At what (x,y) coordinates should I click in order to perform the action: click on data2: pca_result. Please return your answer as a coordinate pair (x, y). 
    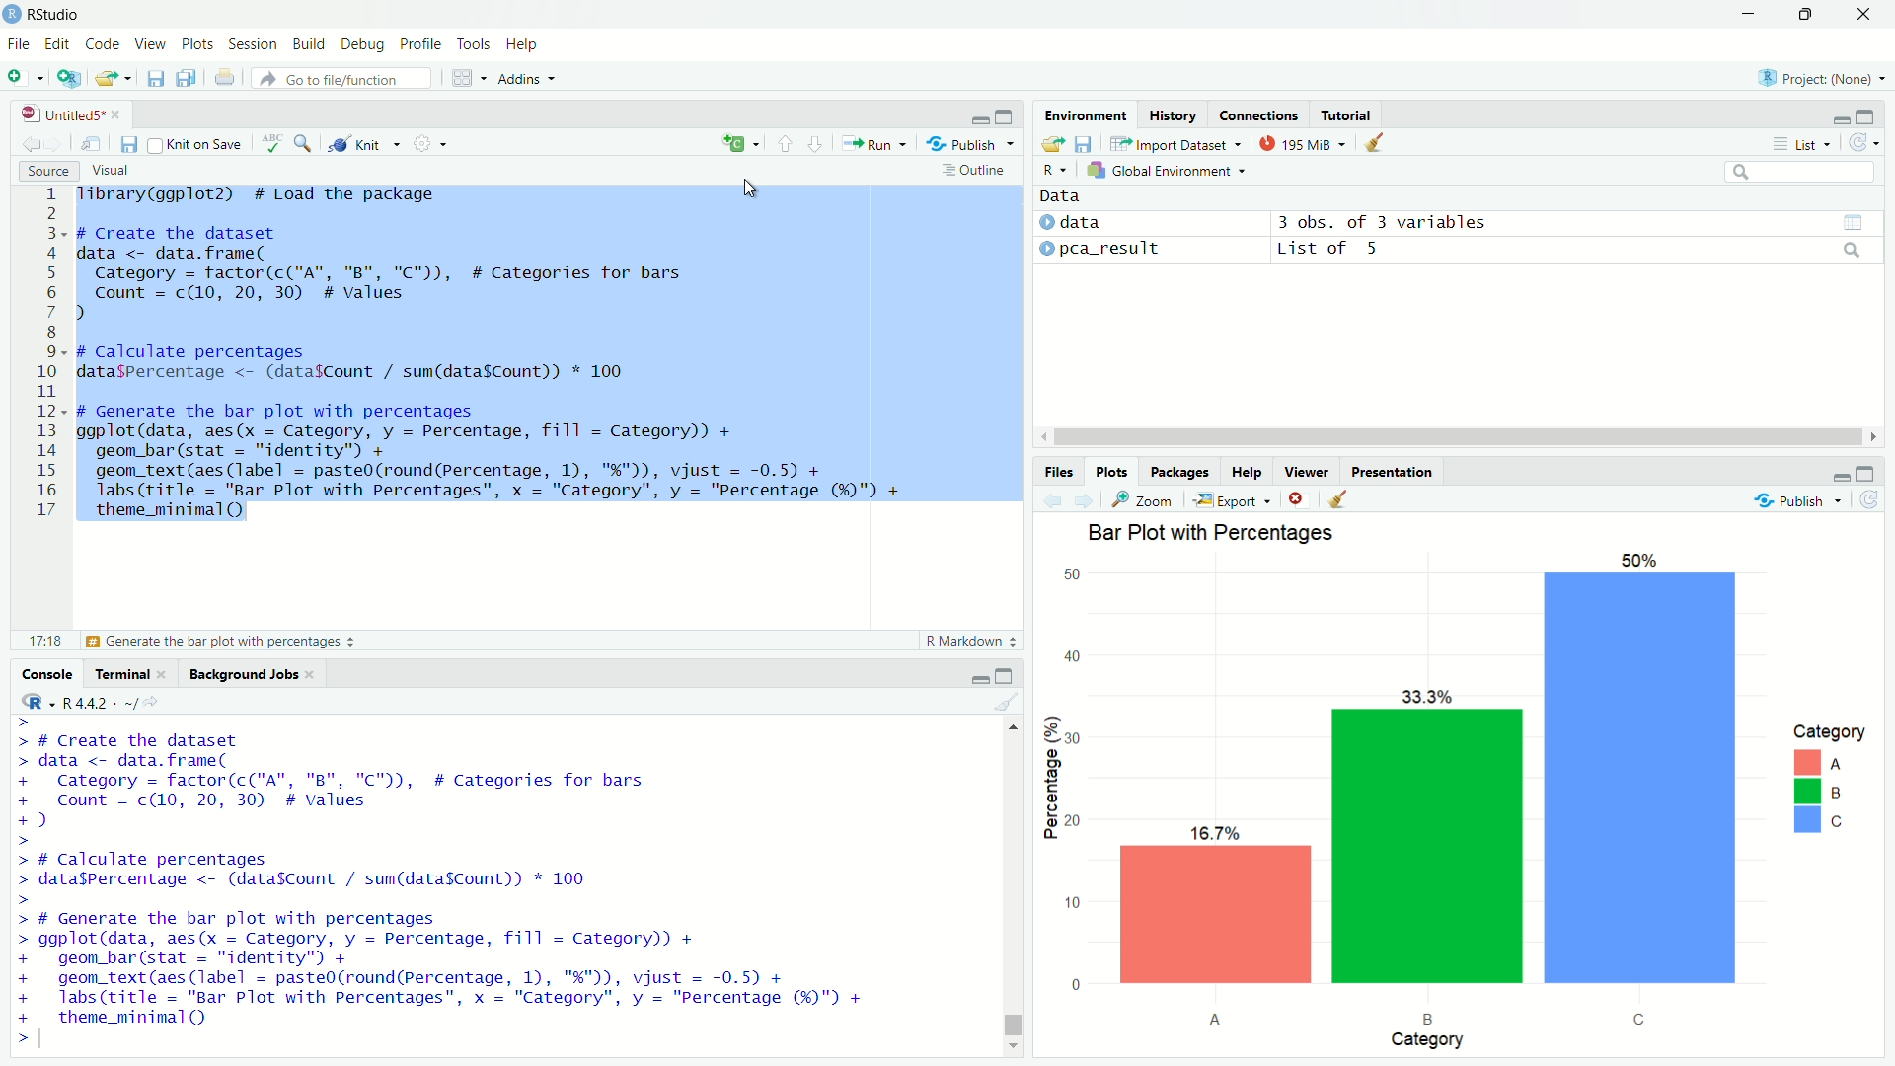
    Looking at the image, I should click on (1116, 250).